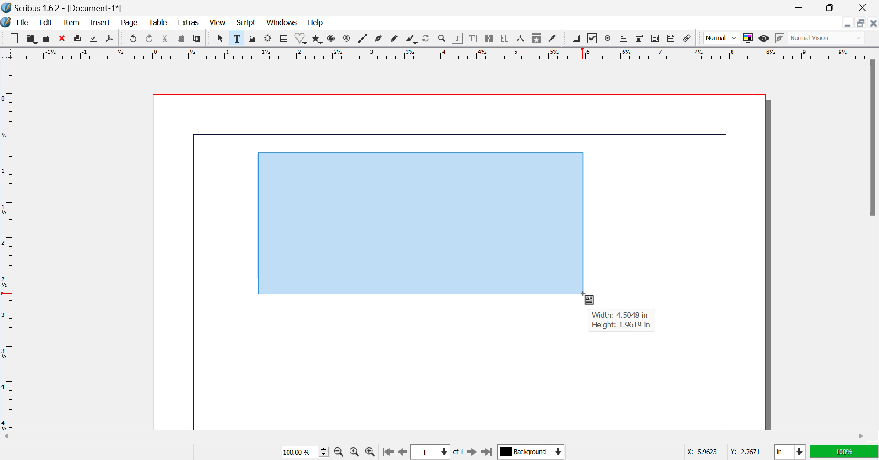 Image resolution: width=879 pixels, height=460 pixels. I want to click on Copy, so click(181, 38).